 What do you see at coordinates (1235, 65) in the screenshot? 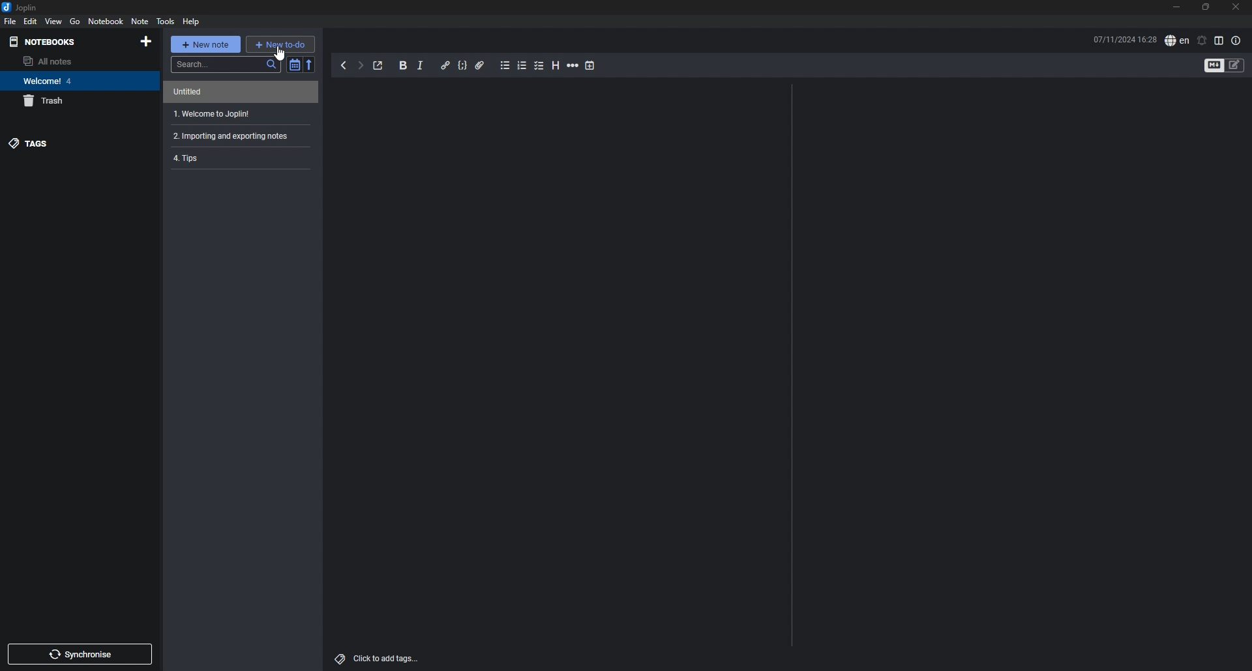
I see `toggle editors` at bounding box center [1235, 65].